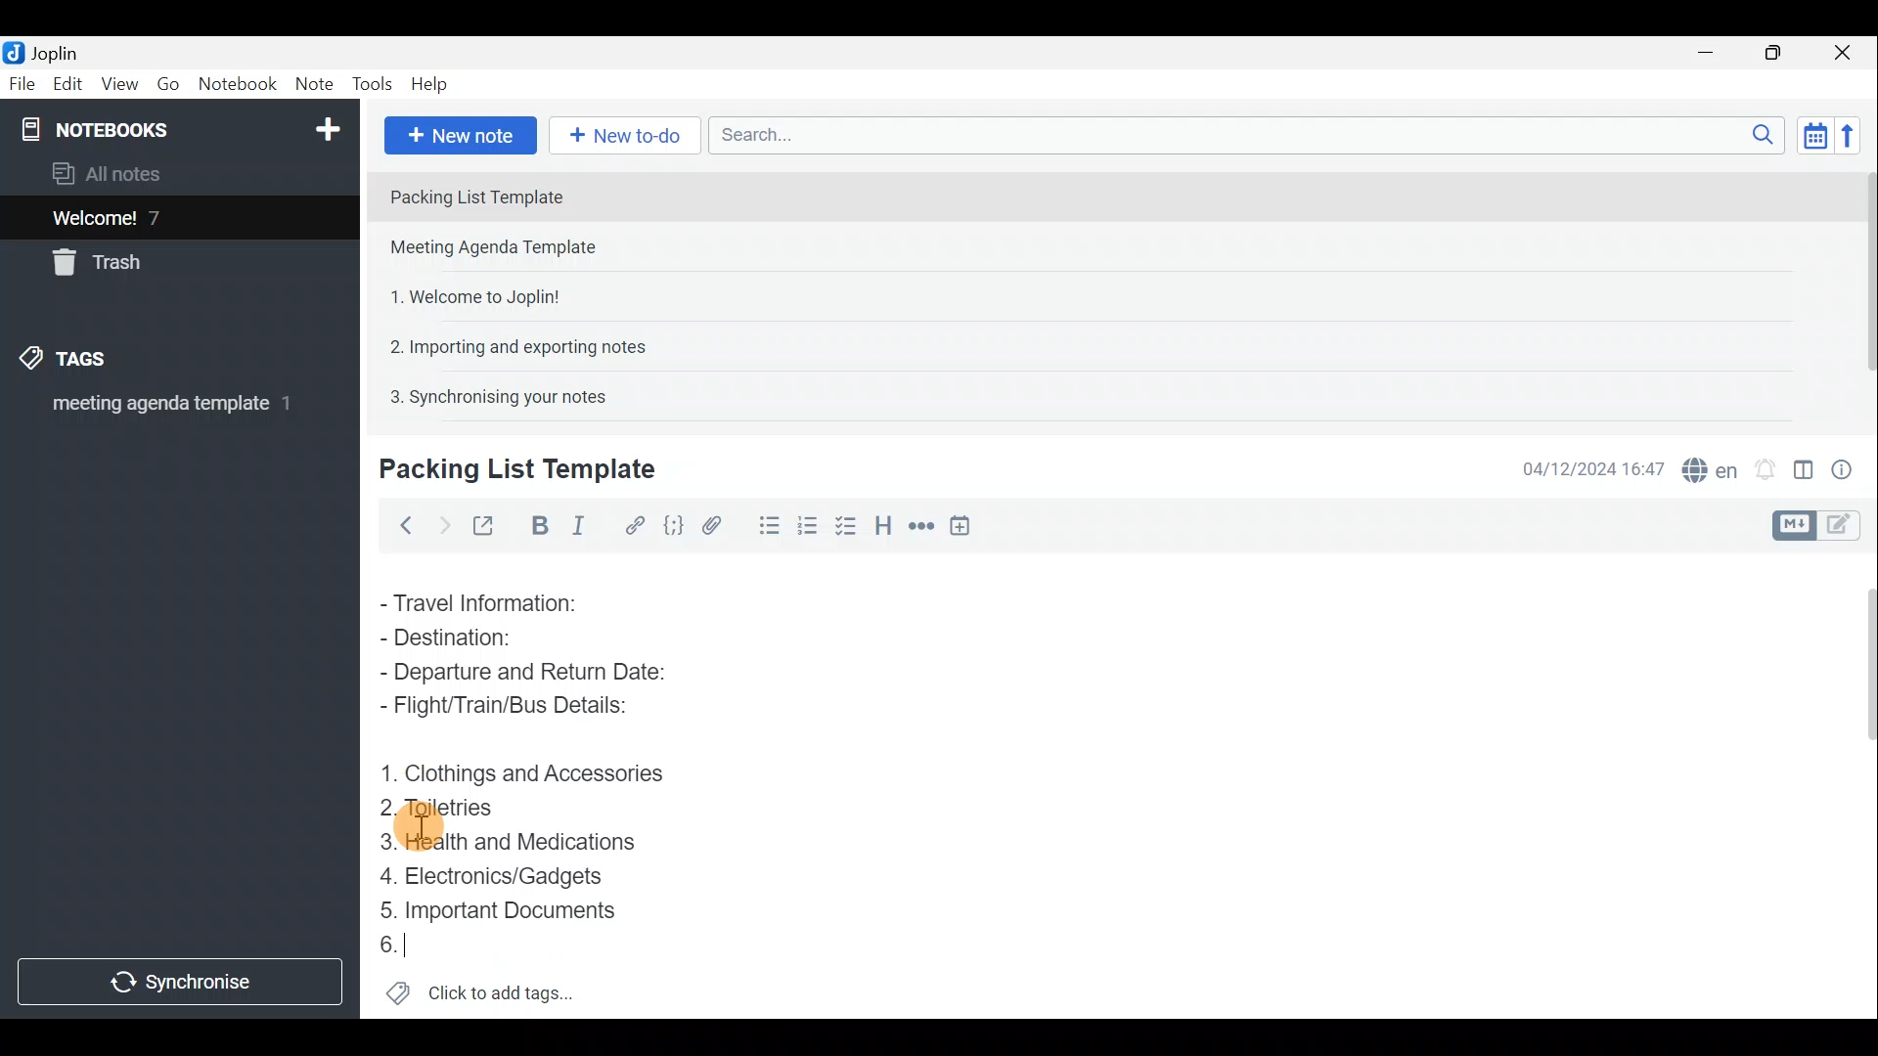 The image size is (1878, 1056). What do you see at coordinates (1716, 56) in the screenshot?
I see `Minimise` at bounding box center [1716, 56].